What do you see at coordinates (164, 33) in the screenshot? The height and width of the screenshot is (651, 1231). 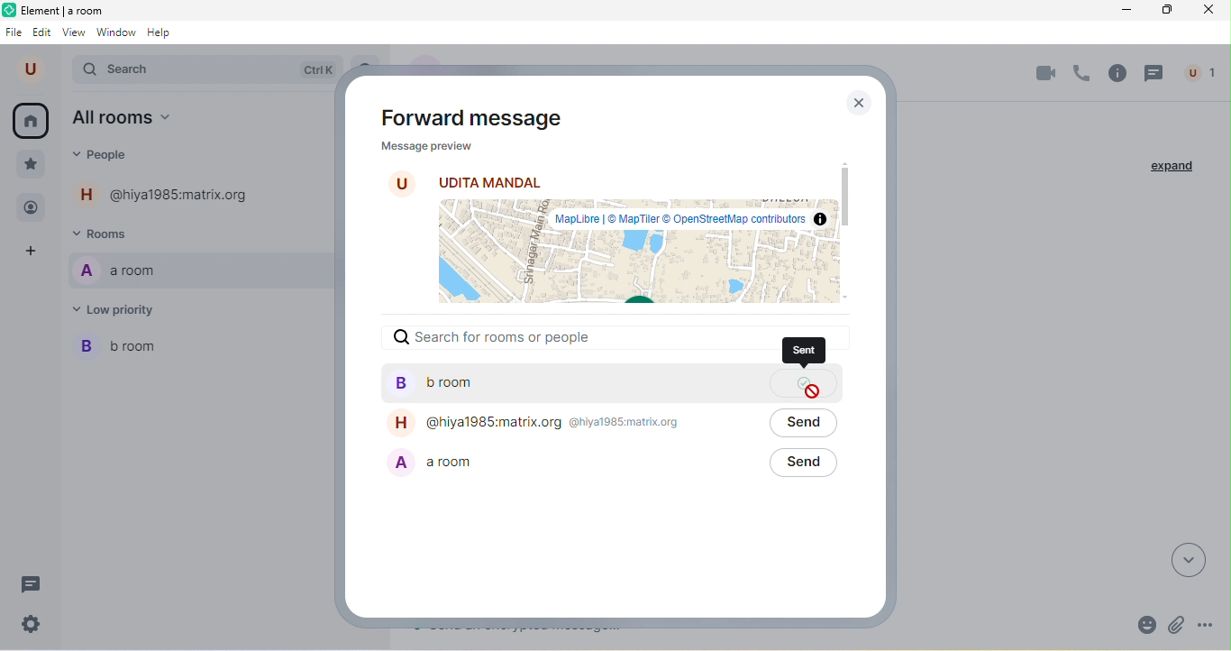 I see `help` at bounding box center [164, 33].